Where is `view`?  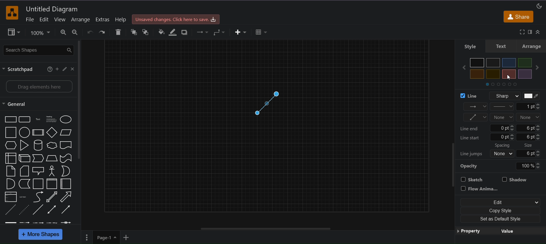 view is located at coordinates (14, 32).